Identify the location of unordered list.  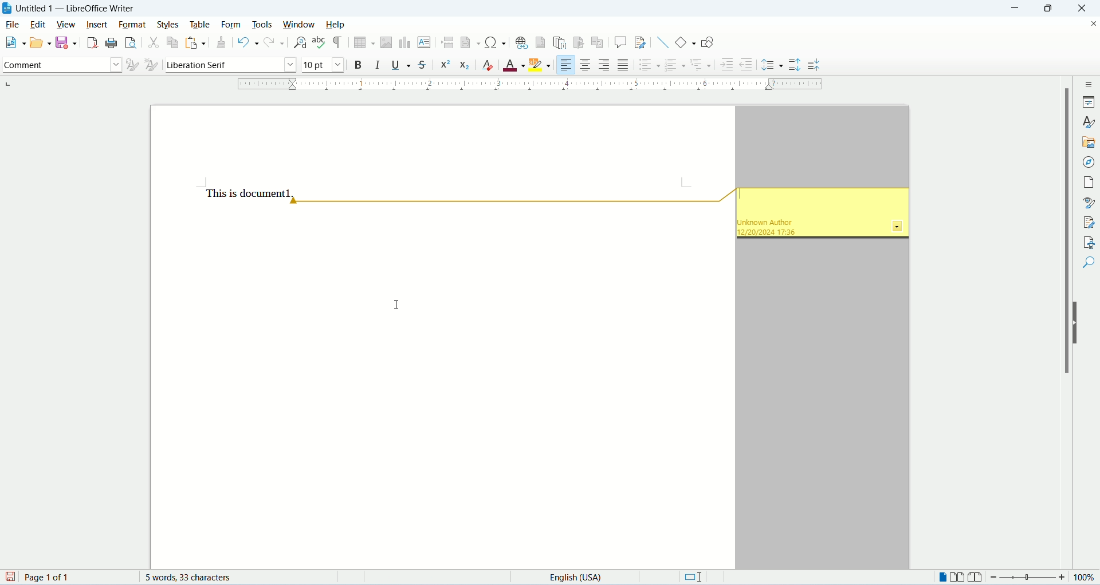
(648, 65).